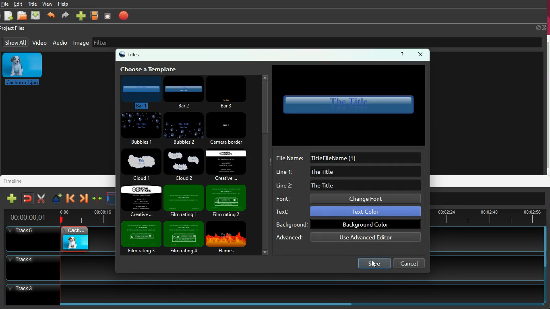 Image resolution: width=550 pixels, height=309 pixels. What do you see at coordinates (142, 164) in the screenshot?
I see `cloud 1` at bounding box center [142, 164].